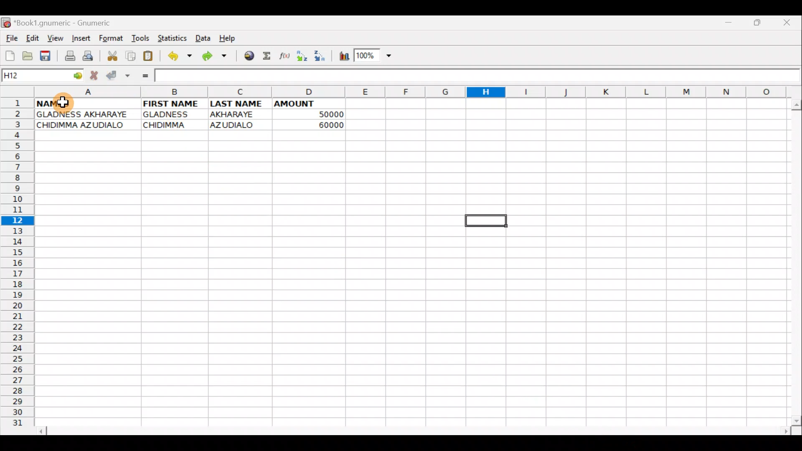 This screenshot has height=451, width=802. Describe the element at coordinates (90, 55) in the screenshot. I see `Print preview` at that location.